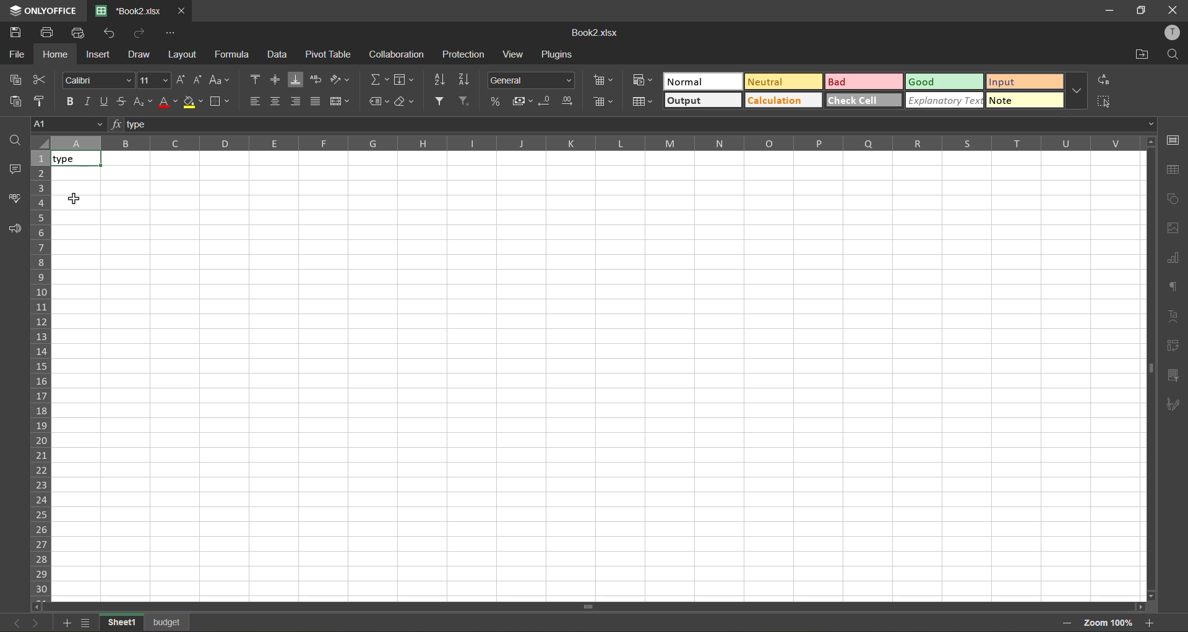  I want to click on replace, so click(1103, 80).